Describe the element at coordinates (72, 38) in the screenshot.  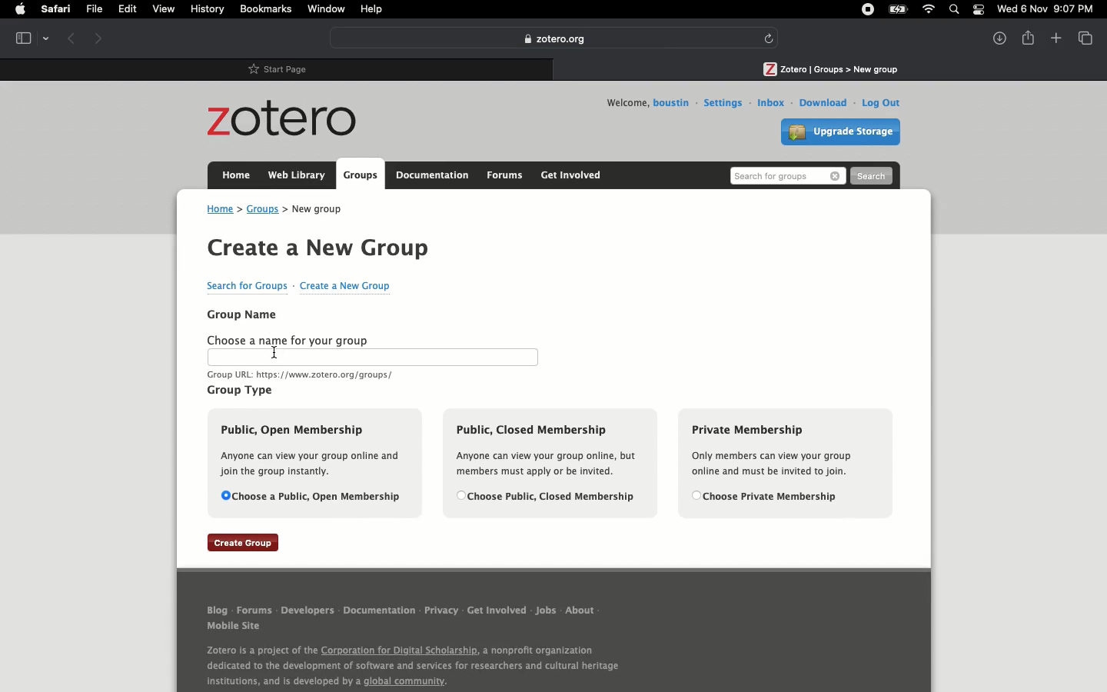
I see `Previous` at that location.